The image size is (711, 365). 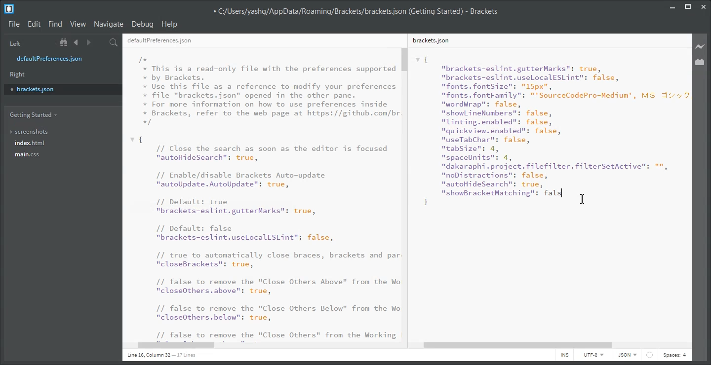 I want to click on brackets.json, so click(x=430, y=40).